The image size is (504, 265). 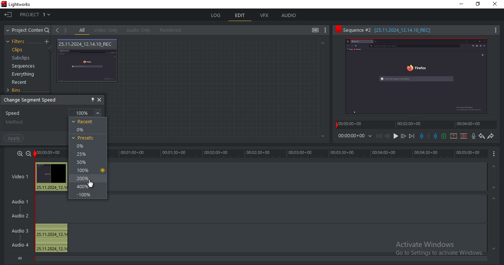 I want to click on exit project and return to project browser, so click(x=8, y=16).